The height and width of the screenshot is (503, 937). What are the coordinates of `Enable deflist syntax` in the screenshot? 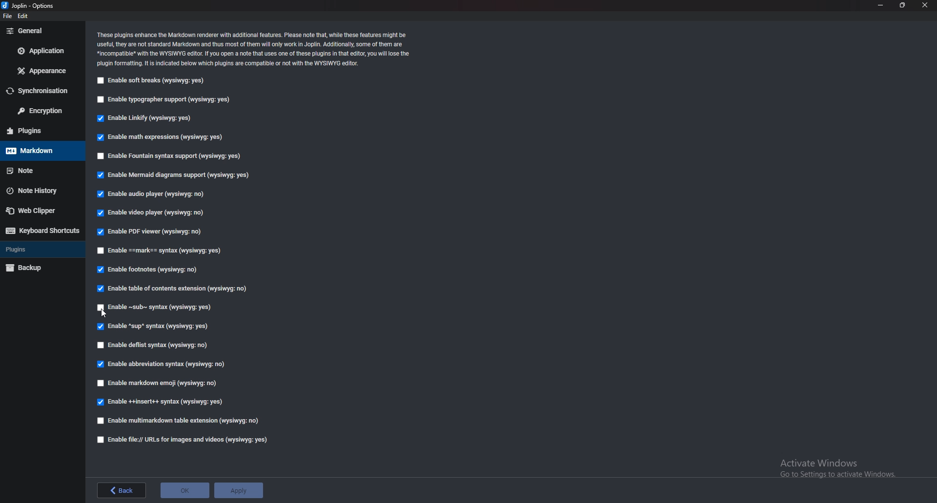 It's located at (154, 345).